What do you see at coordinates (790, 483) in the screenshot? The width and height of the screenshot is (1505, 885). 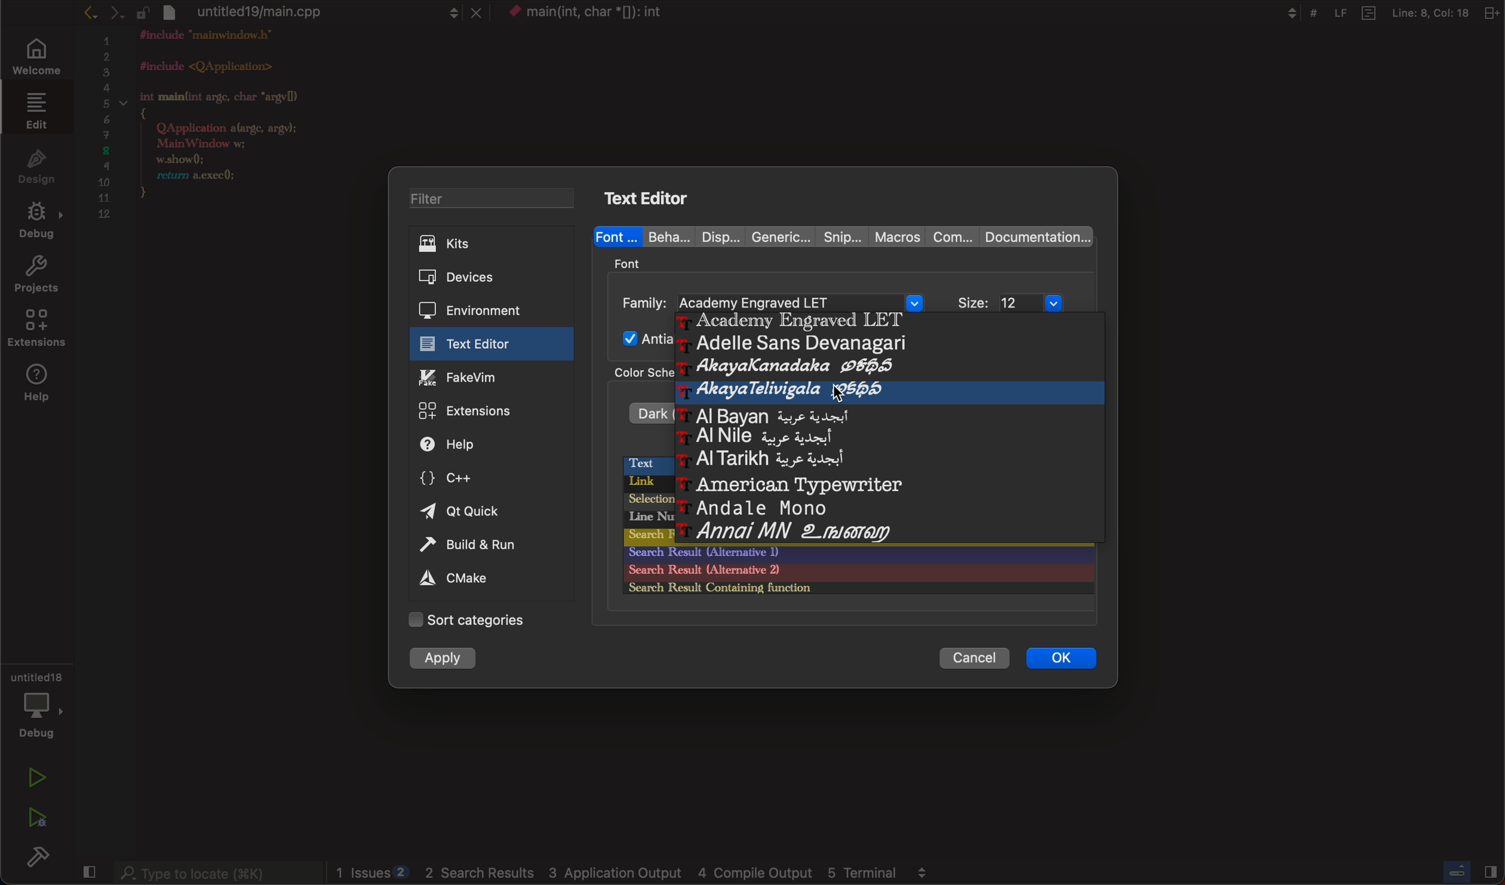 I see `American typewriter` at bounding box center [790, 483].